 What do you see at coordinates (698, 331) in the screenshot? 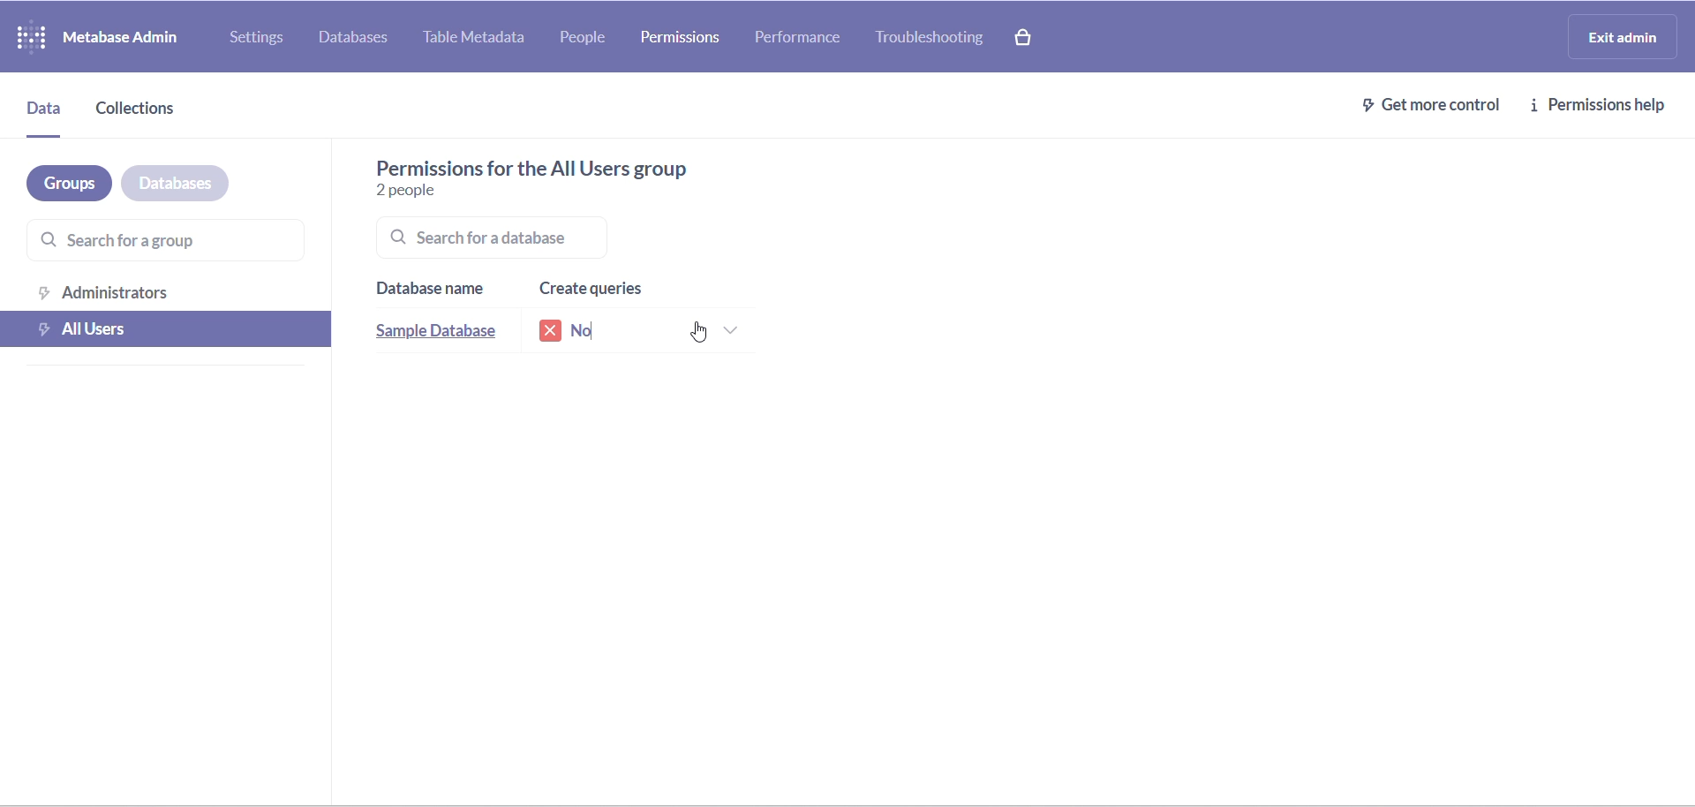
I see `cursor` at bounding box center [698, 331].